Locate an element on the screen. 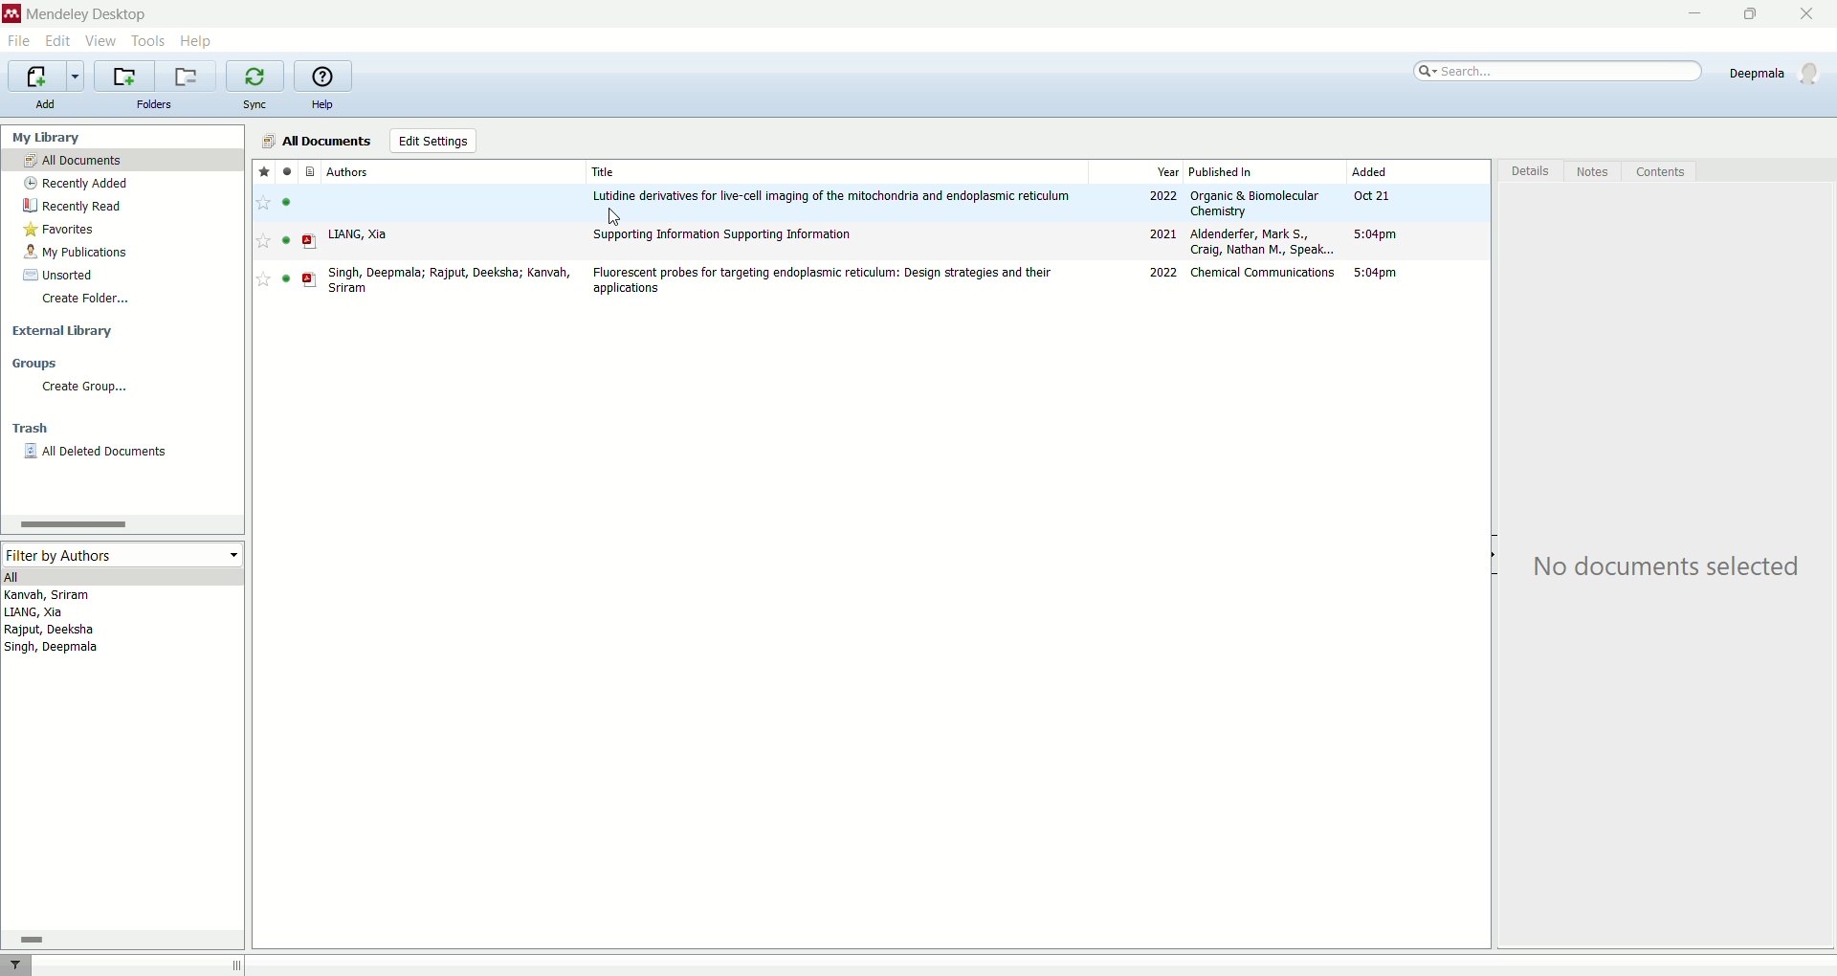 The width and height of the screenshot is (1837, 976). filter by authors is located at coordinates (122, 553).